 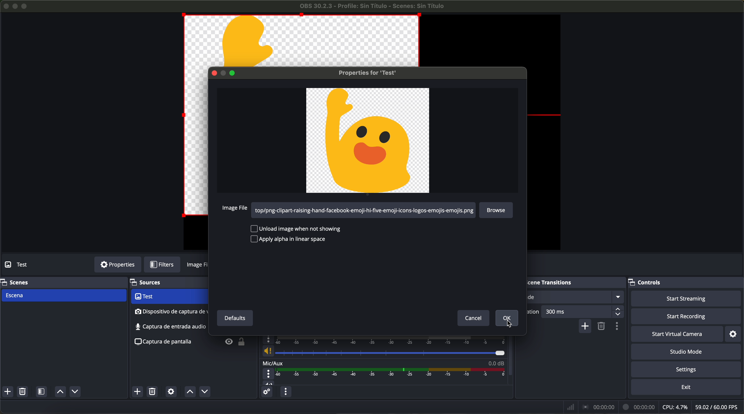 What do you see at coordinates (498, 209) in the screenshot?
I see `browse` at bounding box center [498, 209].